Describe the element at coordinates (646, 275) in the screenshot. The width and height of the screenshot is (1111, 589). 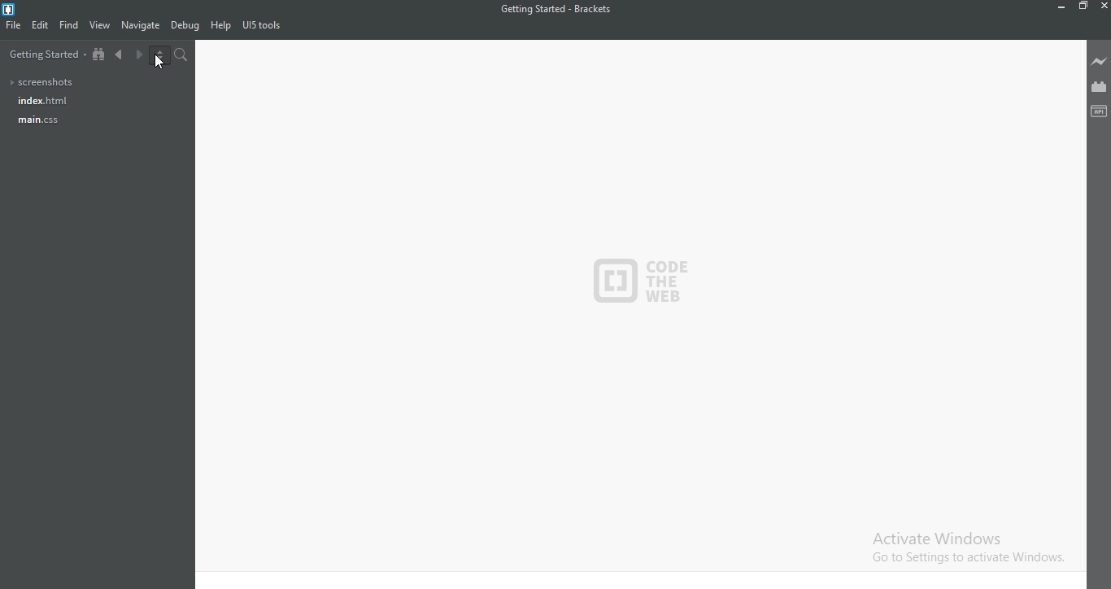
I see `CODE THE WEB` at that location.